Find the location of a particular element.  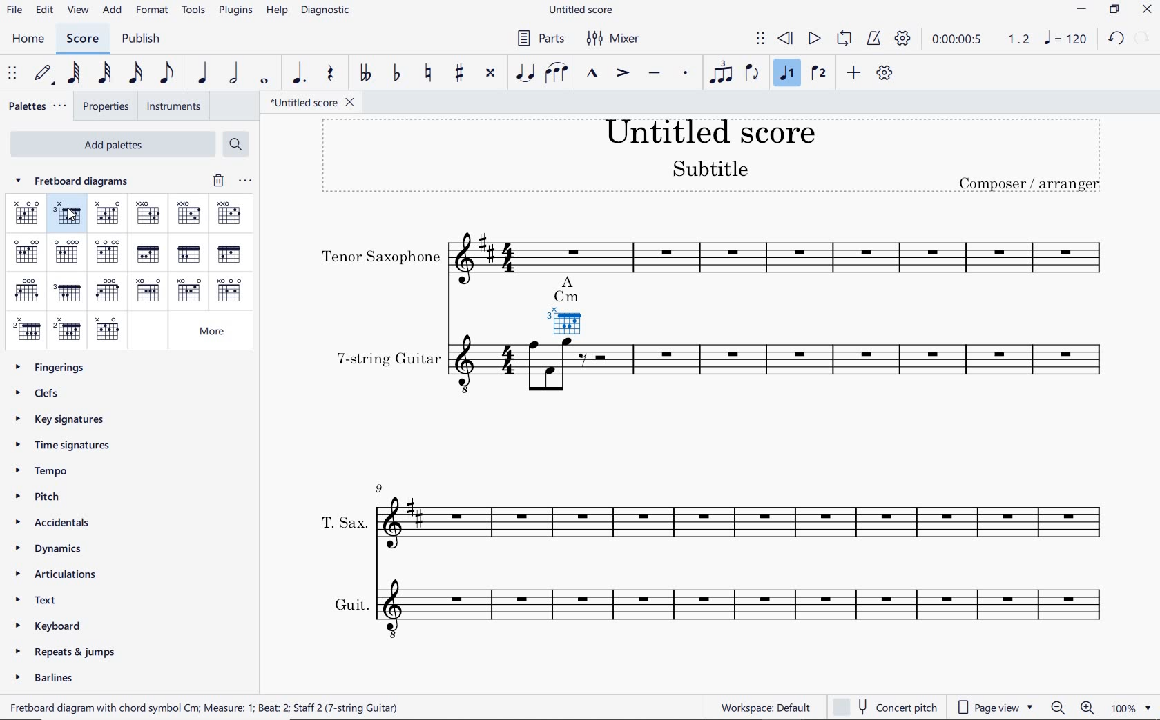

zoom in or zoom out is located at coordinates (1072, 706).